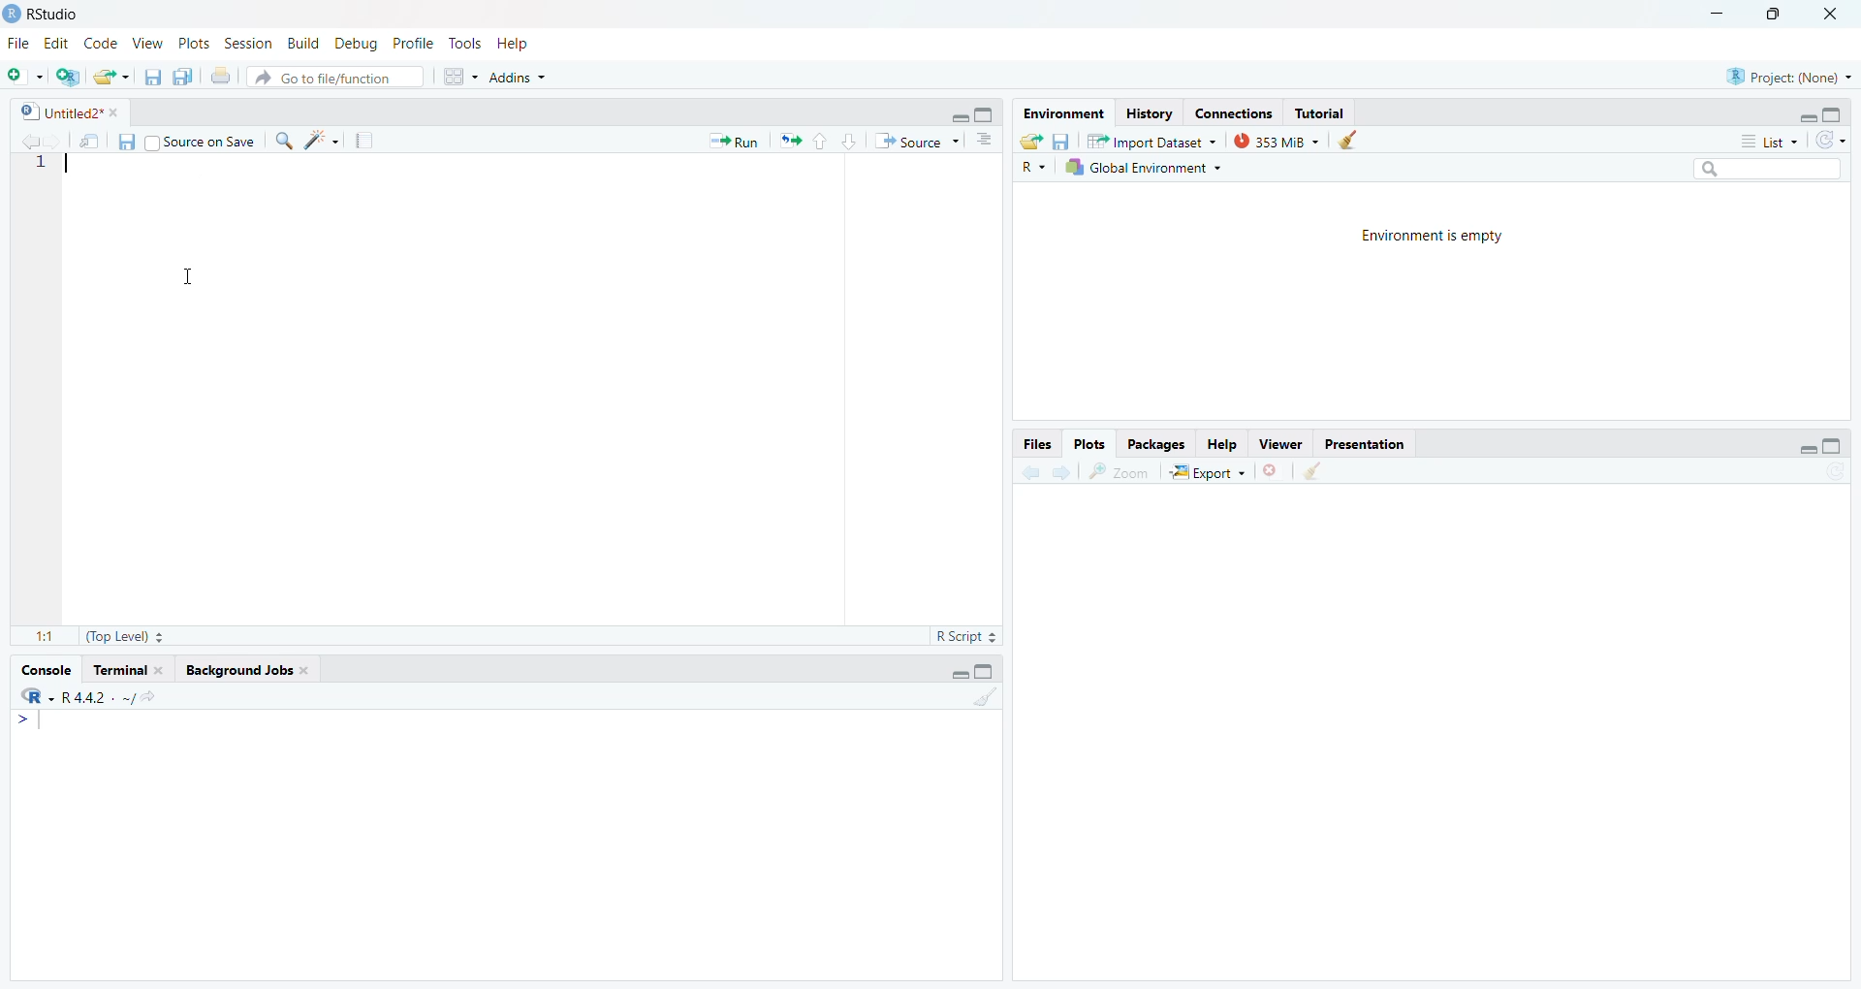  Describe the element at coordinates (1772, 171) in the screenshot. I see `search bar` at that location.